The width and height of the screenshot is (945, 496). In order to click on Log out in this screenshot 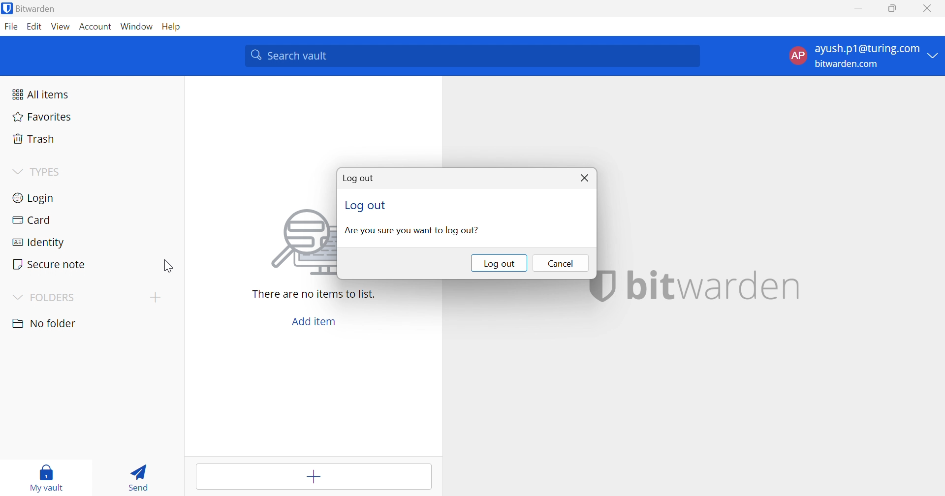, I will do `click(367, 207)`.